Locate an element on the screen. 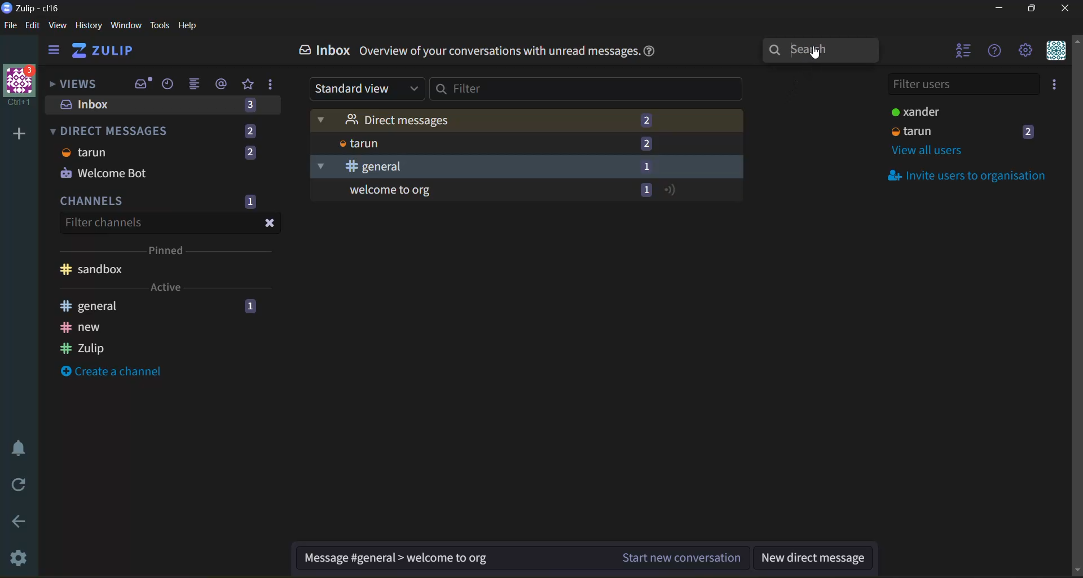  Zulip-cl16 is located at coordinates (33, 7).